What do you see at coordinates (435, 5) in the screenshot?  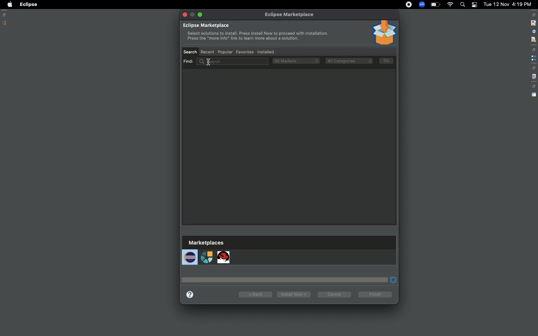 I see `Charge` at bounding box center [435, 5].